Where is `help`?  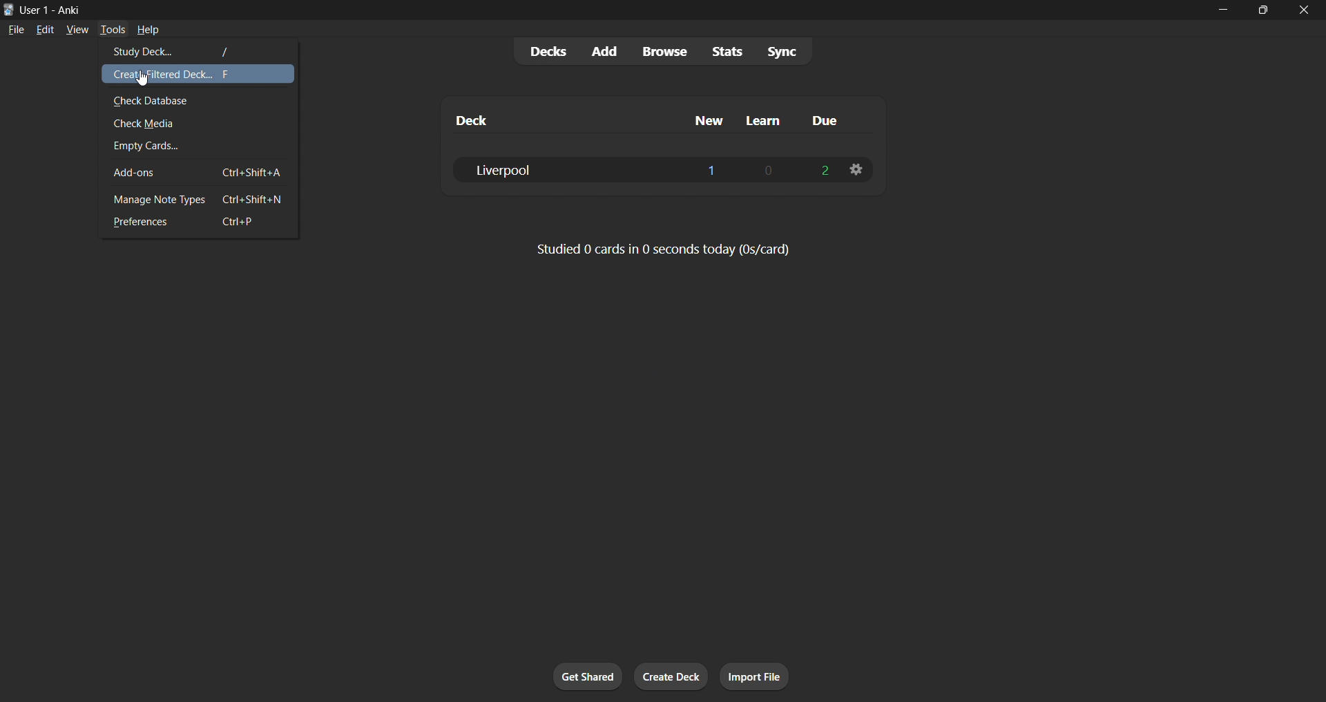 help is located at coordinates (149, 31).